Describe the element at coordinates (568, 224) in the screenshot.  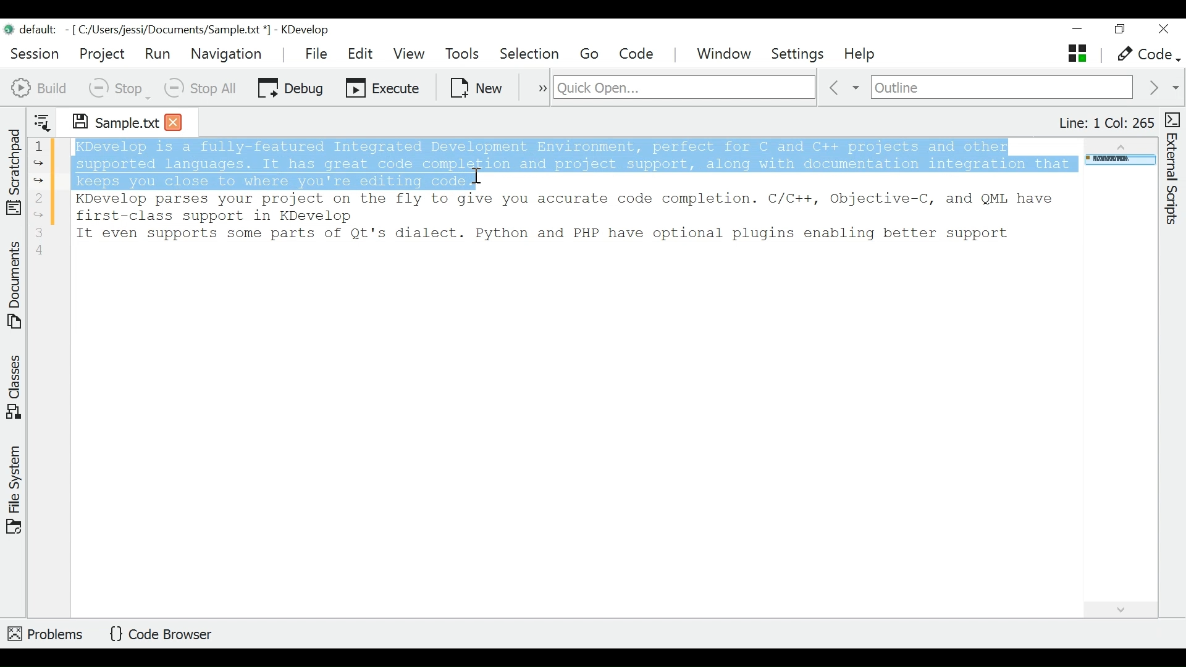
I see `2 KDevelop parses your project on the fly to give you accurate code completion. C/C++, Objective-C, and QML have first-class support in KDevelop. 3 It even supports some parts of Qt's dialect. Python and PHP have optional plugins enabling better support` at that location.